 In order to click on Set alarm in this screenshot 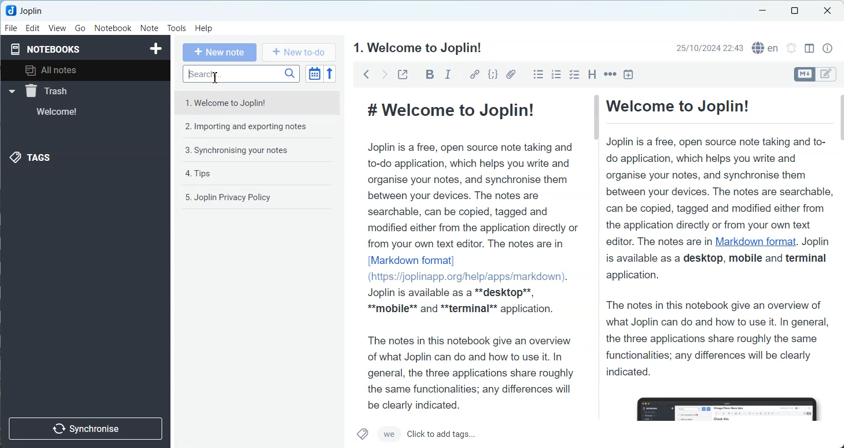, I will do `click(791, 47)`.